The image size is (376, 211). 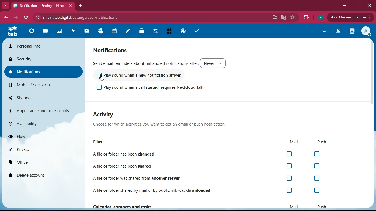 What do you see at coordinates (343, 6) in the screenshot?
I see `minimize` at bounding box center [343, 6].